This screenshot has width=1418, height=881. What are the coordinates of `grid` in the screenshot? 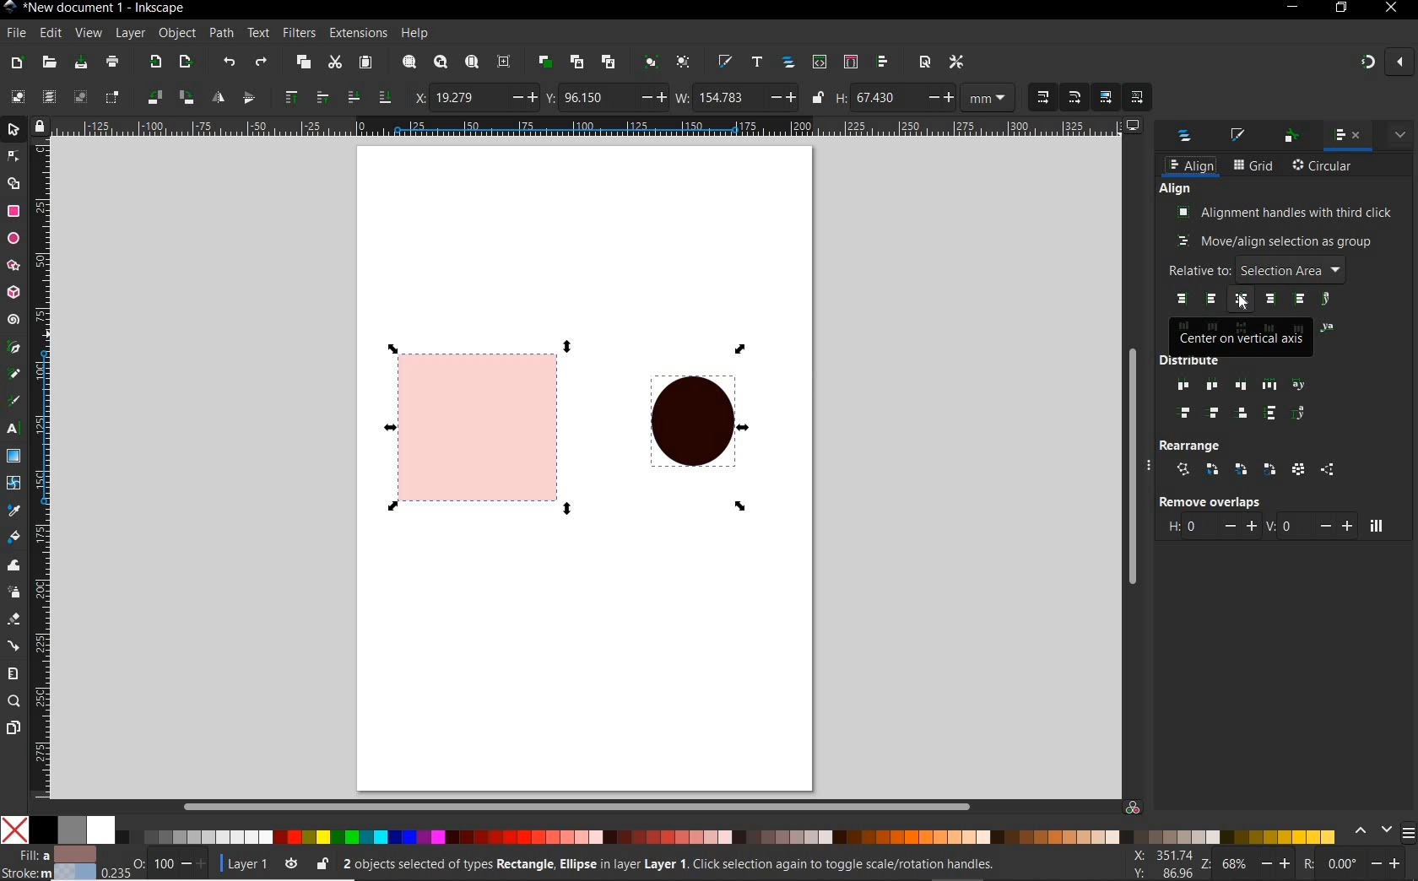 It's located at (1253, 166).